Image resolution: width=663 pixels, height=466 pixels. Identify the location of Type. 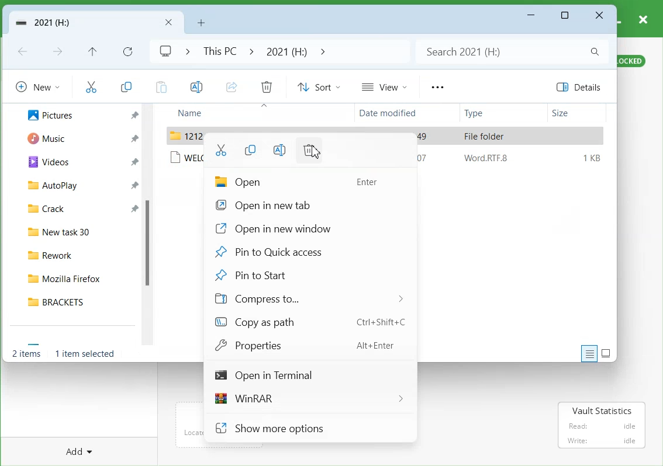
(491, 114).